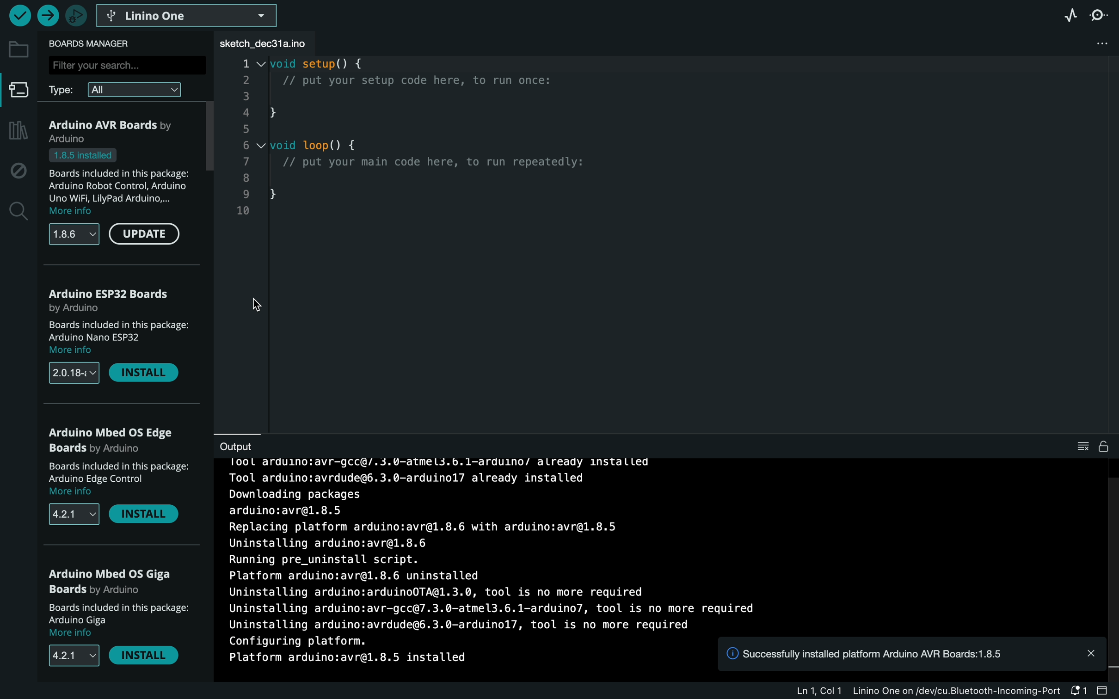 The image size is (1119, 699). What do you see at coordinates (911, 654) in the screenshot?
I see `notification` at bounding box center [911, 654].